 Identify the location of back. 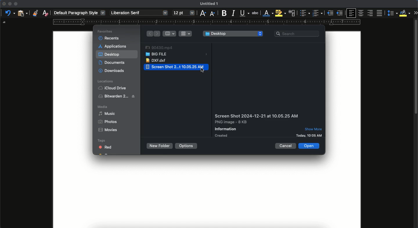
(149, 33).